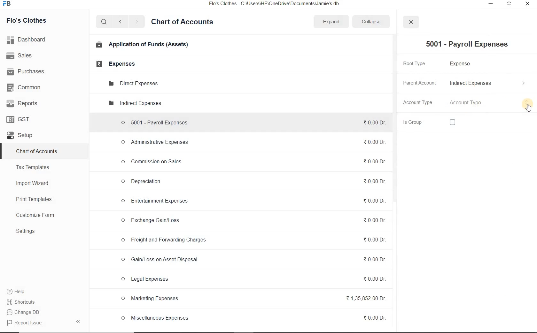 This screenshot has height=333, width=537. Describe the element at coordinates (251, 121) in the screenshot. I see `5001 - Payroll Expenses 0.00 Dr` at that location.